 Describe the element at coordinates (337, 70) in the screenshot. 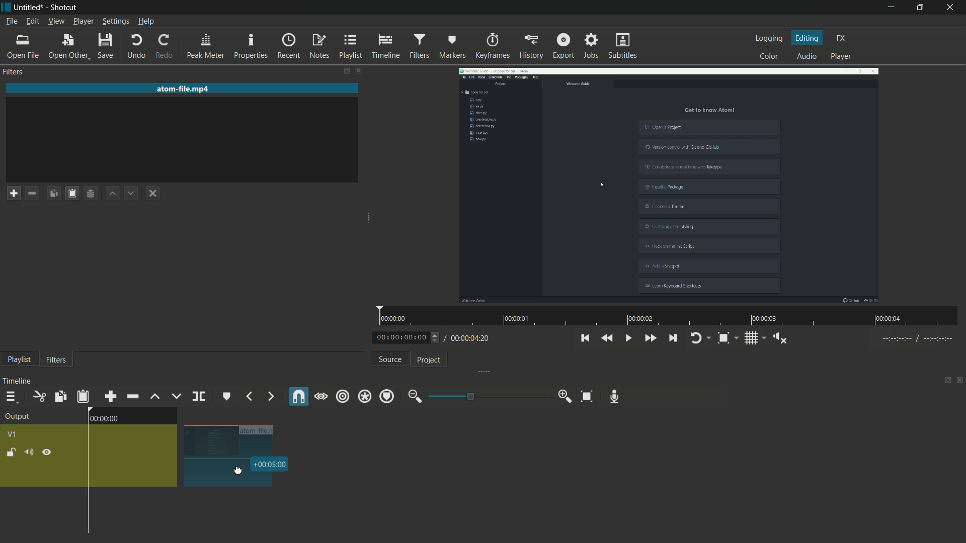

I see `change layout` at that location.